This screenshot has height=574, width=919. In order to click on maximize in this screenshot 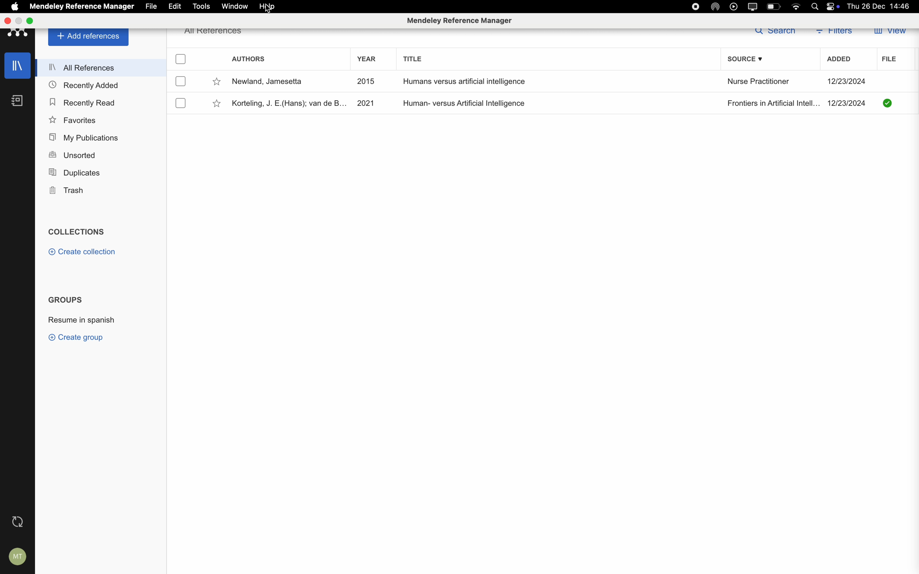, I will do `click(30, 20)`.